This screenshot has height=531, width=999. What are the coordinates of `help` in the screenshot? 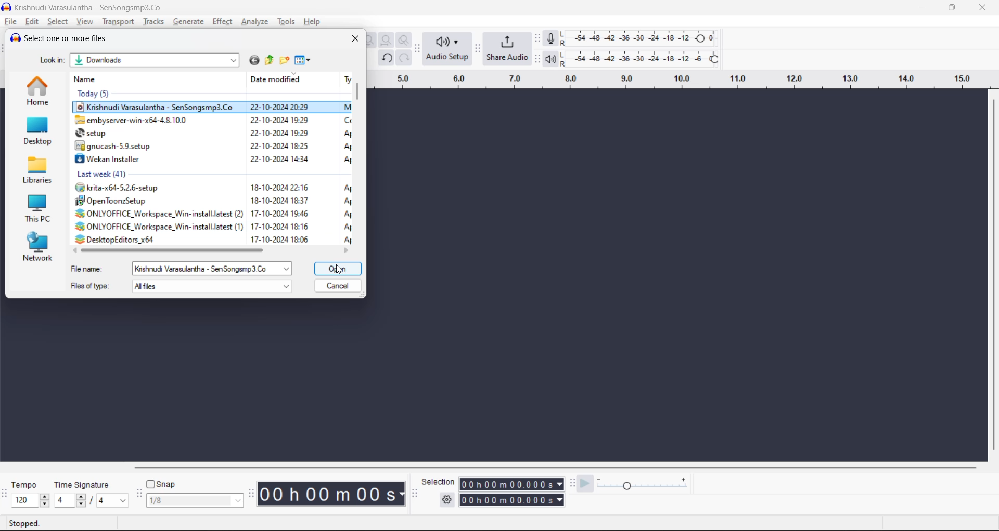 It's located at (313, 22).